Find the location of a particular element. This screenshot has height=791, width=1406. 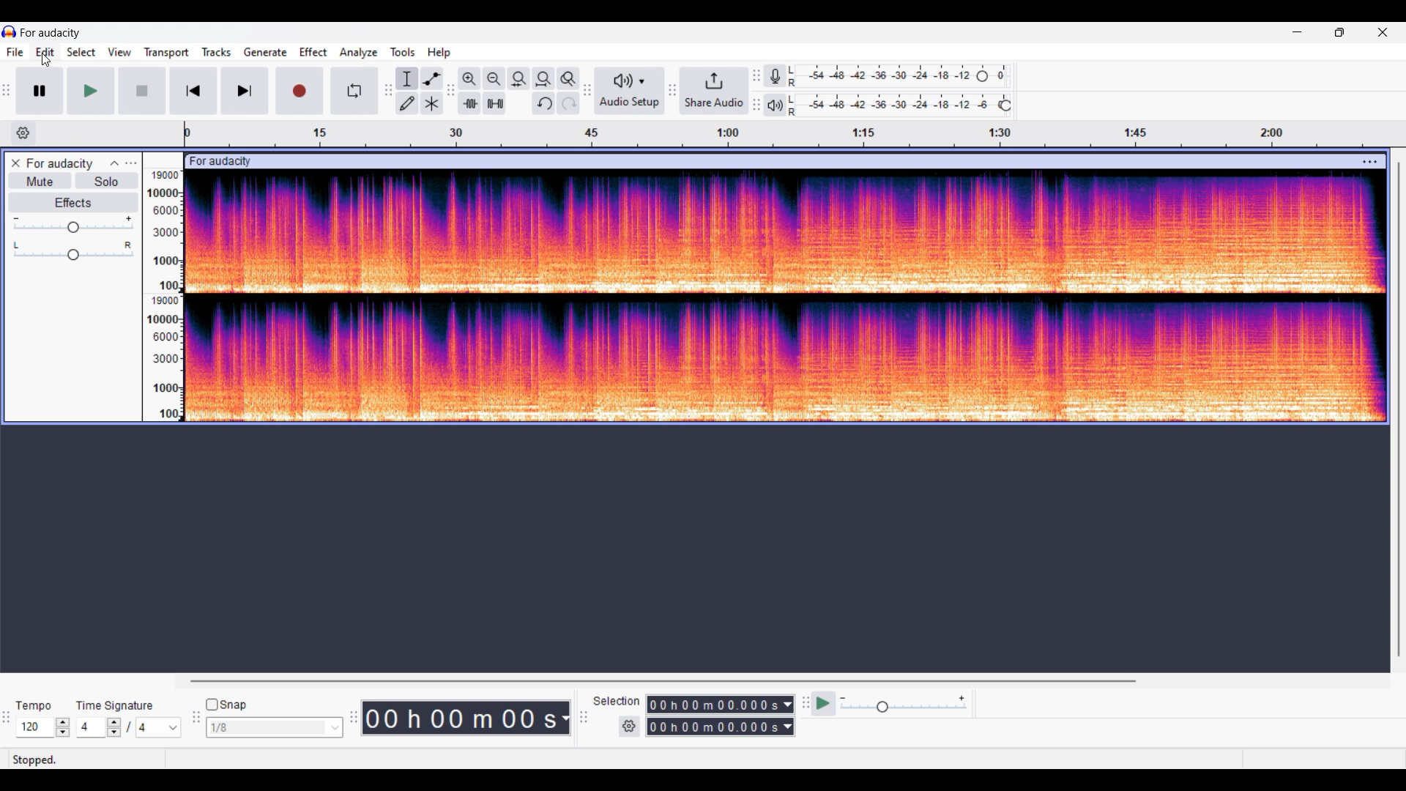

Open menu is located at coordinates (131, 163).